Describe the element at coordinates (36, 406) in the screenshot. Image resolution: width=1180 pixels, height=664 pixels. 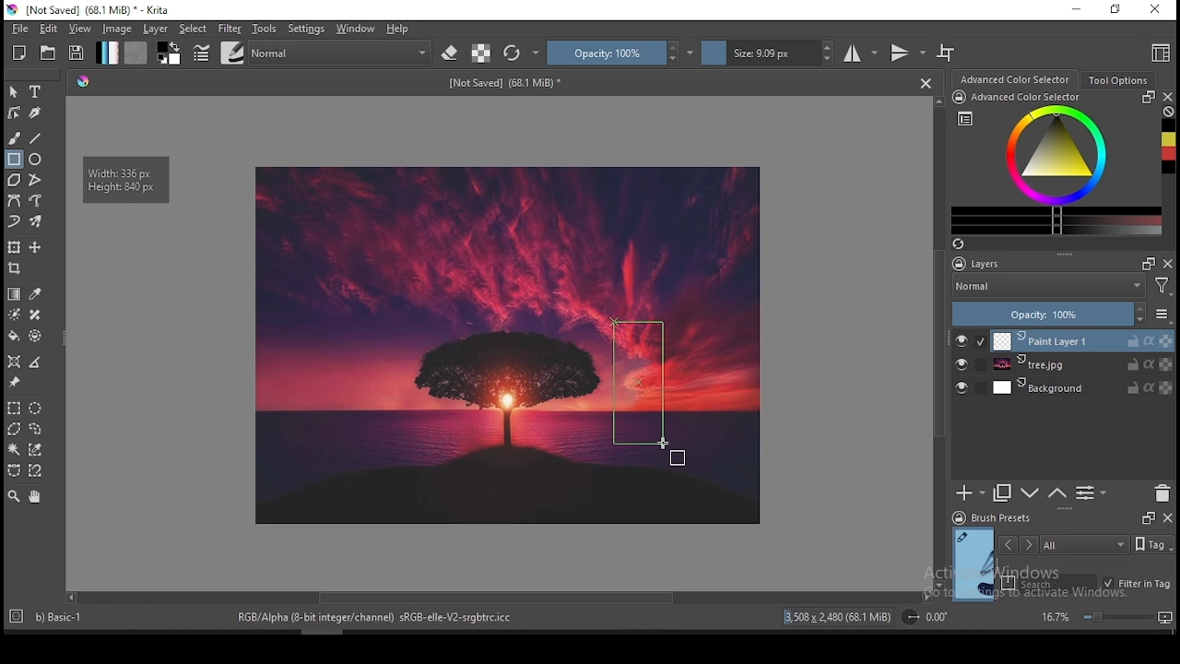
I see `elliptical selection tool` at that location.